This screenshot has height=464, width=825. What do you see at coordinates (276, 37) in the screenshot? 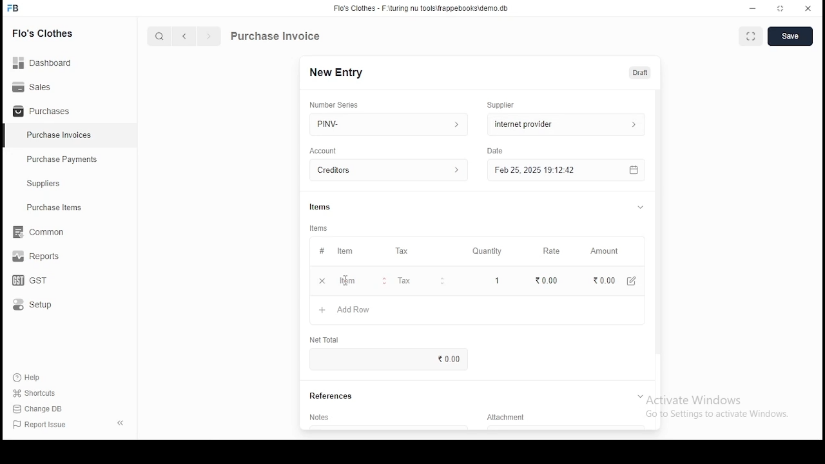
I see `purchase information` at bounding box center [276, 37].